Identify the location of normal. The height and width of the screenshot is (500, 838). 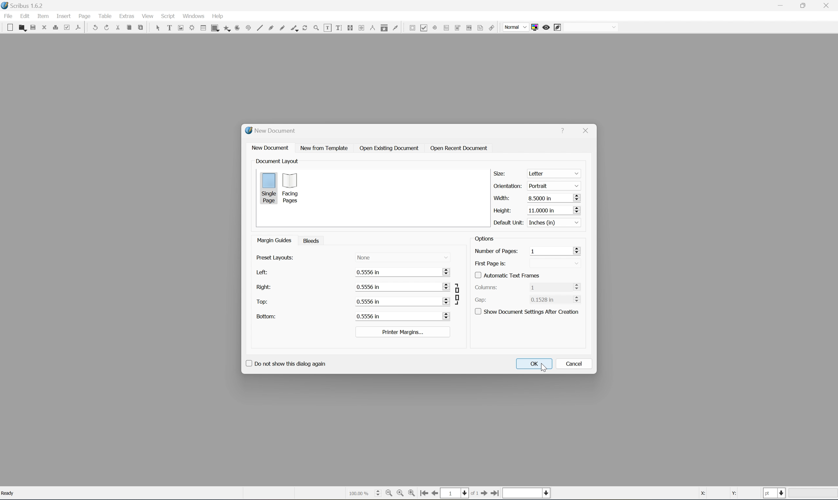
(516, 28).